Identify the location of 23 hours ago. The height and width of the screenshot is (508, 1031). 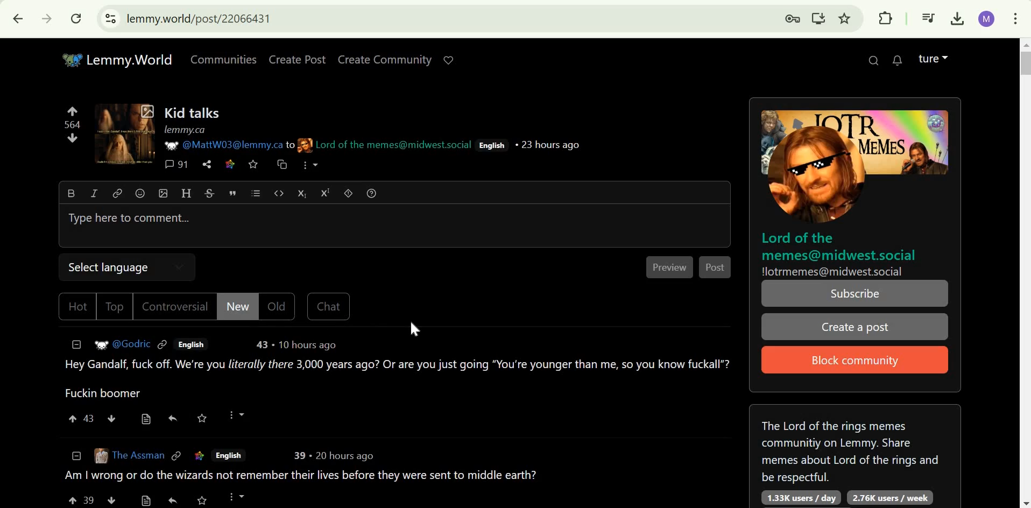
(549, 144).